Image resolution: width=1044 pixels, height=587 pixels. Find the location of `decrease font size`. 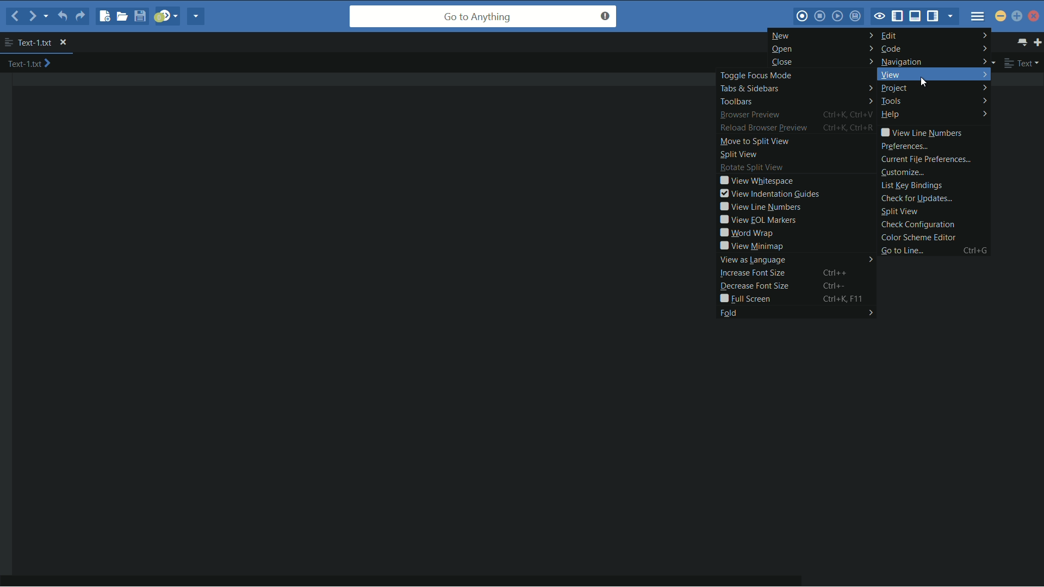

decrease font size is located at coordinates (753, 286).